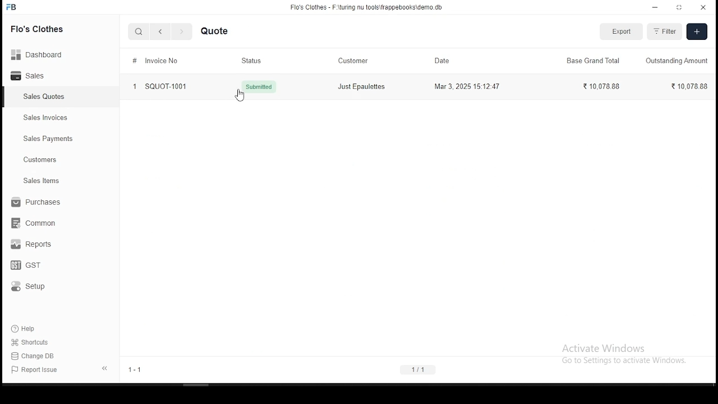 Image resolution: width=718 pixels, height=404 pixels. I want to click on invoice flow, so click(154, 62).